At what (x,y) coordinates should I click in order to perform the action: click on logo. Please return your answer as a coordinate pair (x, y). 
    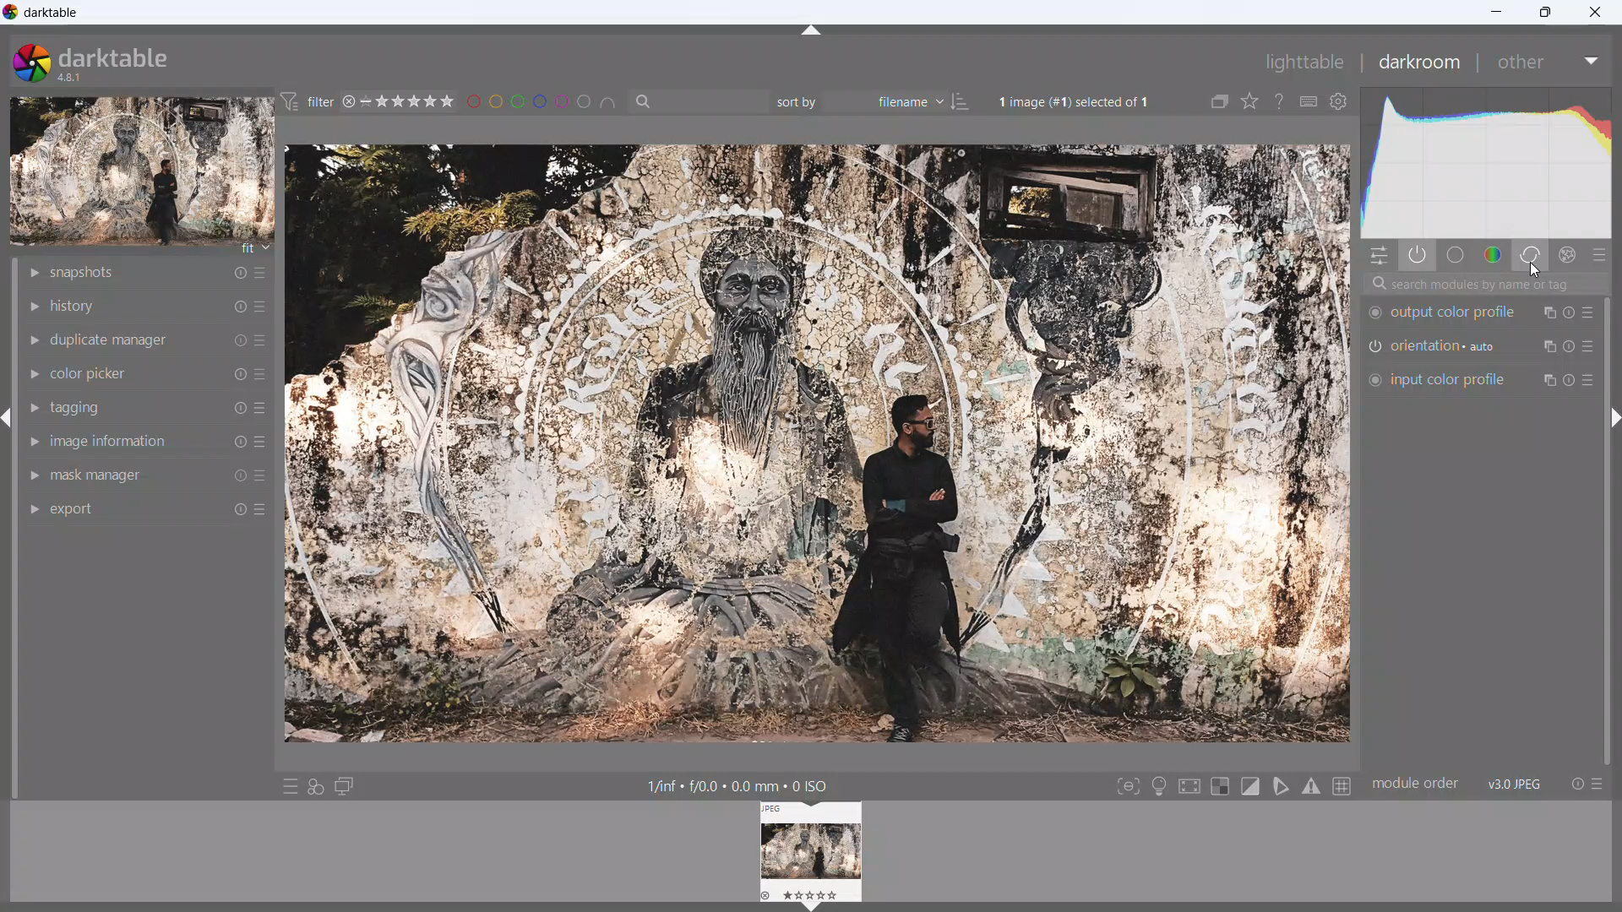
    Looking at the image, I should click on (32, 61).